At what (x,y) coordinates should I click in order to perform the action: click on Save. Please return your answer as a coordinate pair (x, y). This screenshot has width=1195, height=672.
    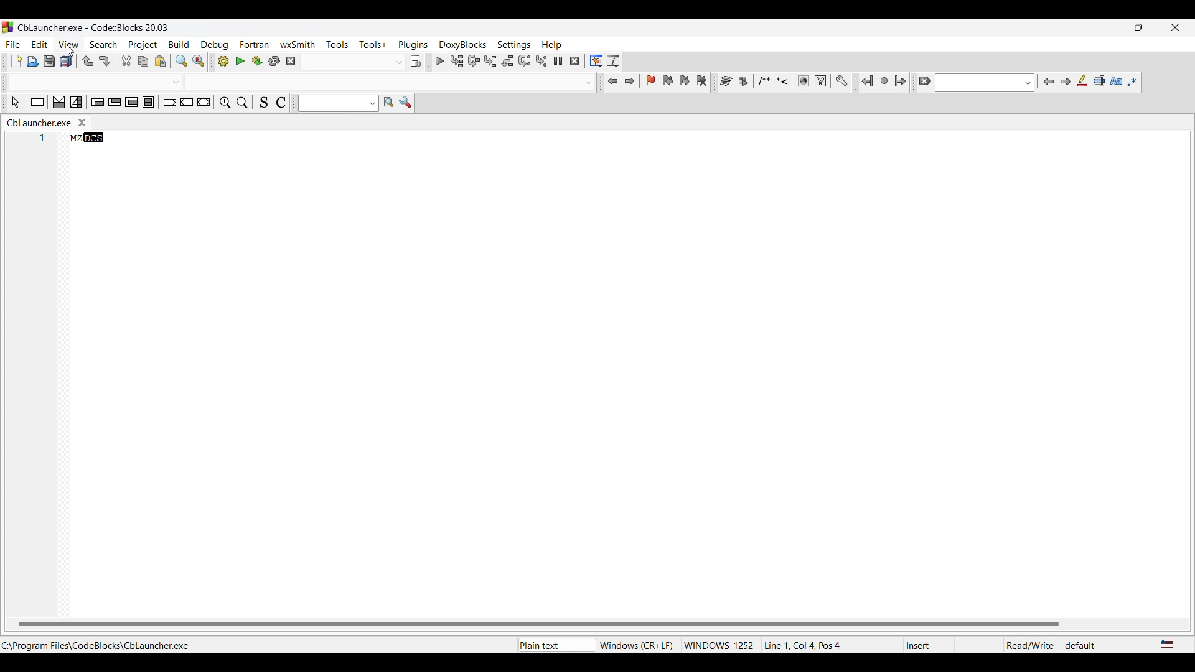
    Looking at the image, I should click on (50, 61).